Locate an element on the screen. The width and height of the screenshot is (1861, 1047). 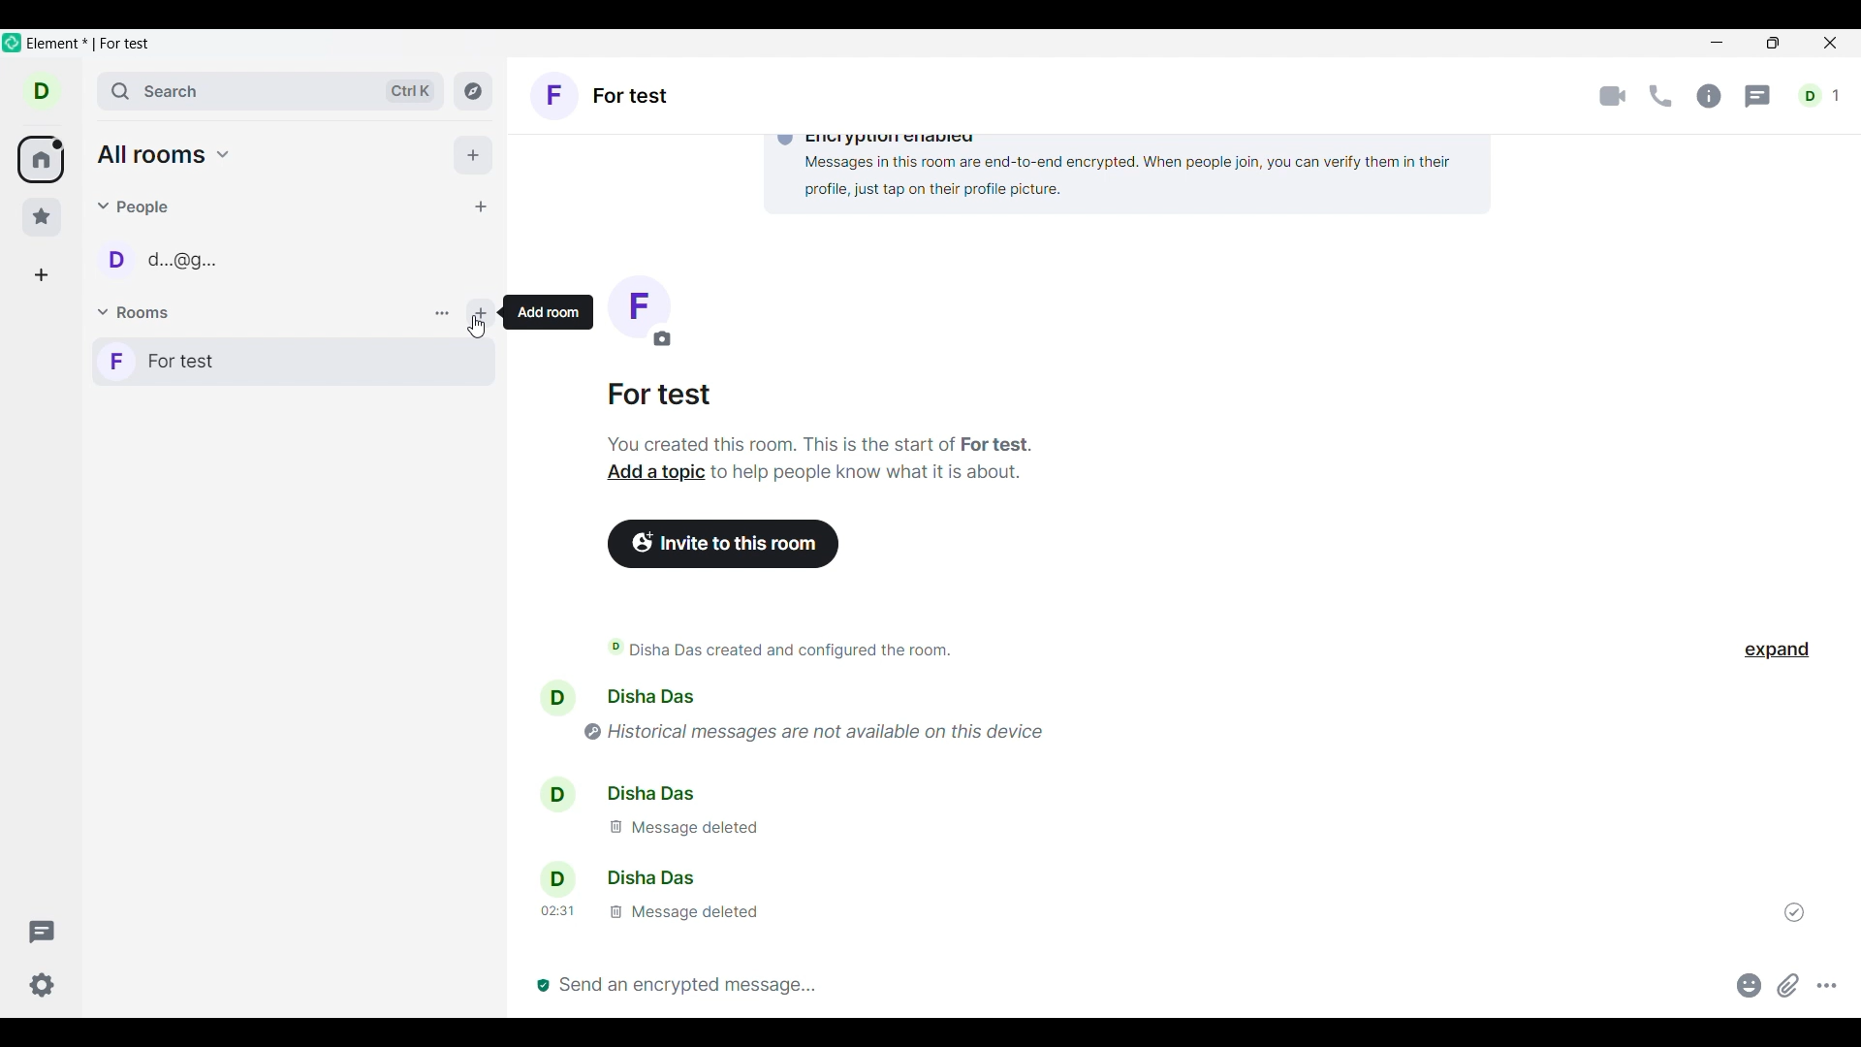
Expand is located at coordinates (1778, 650).